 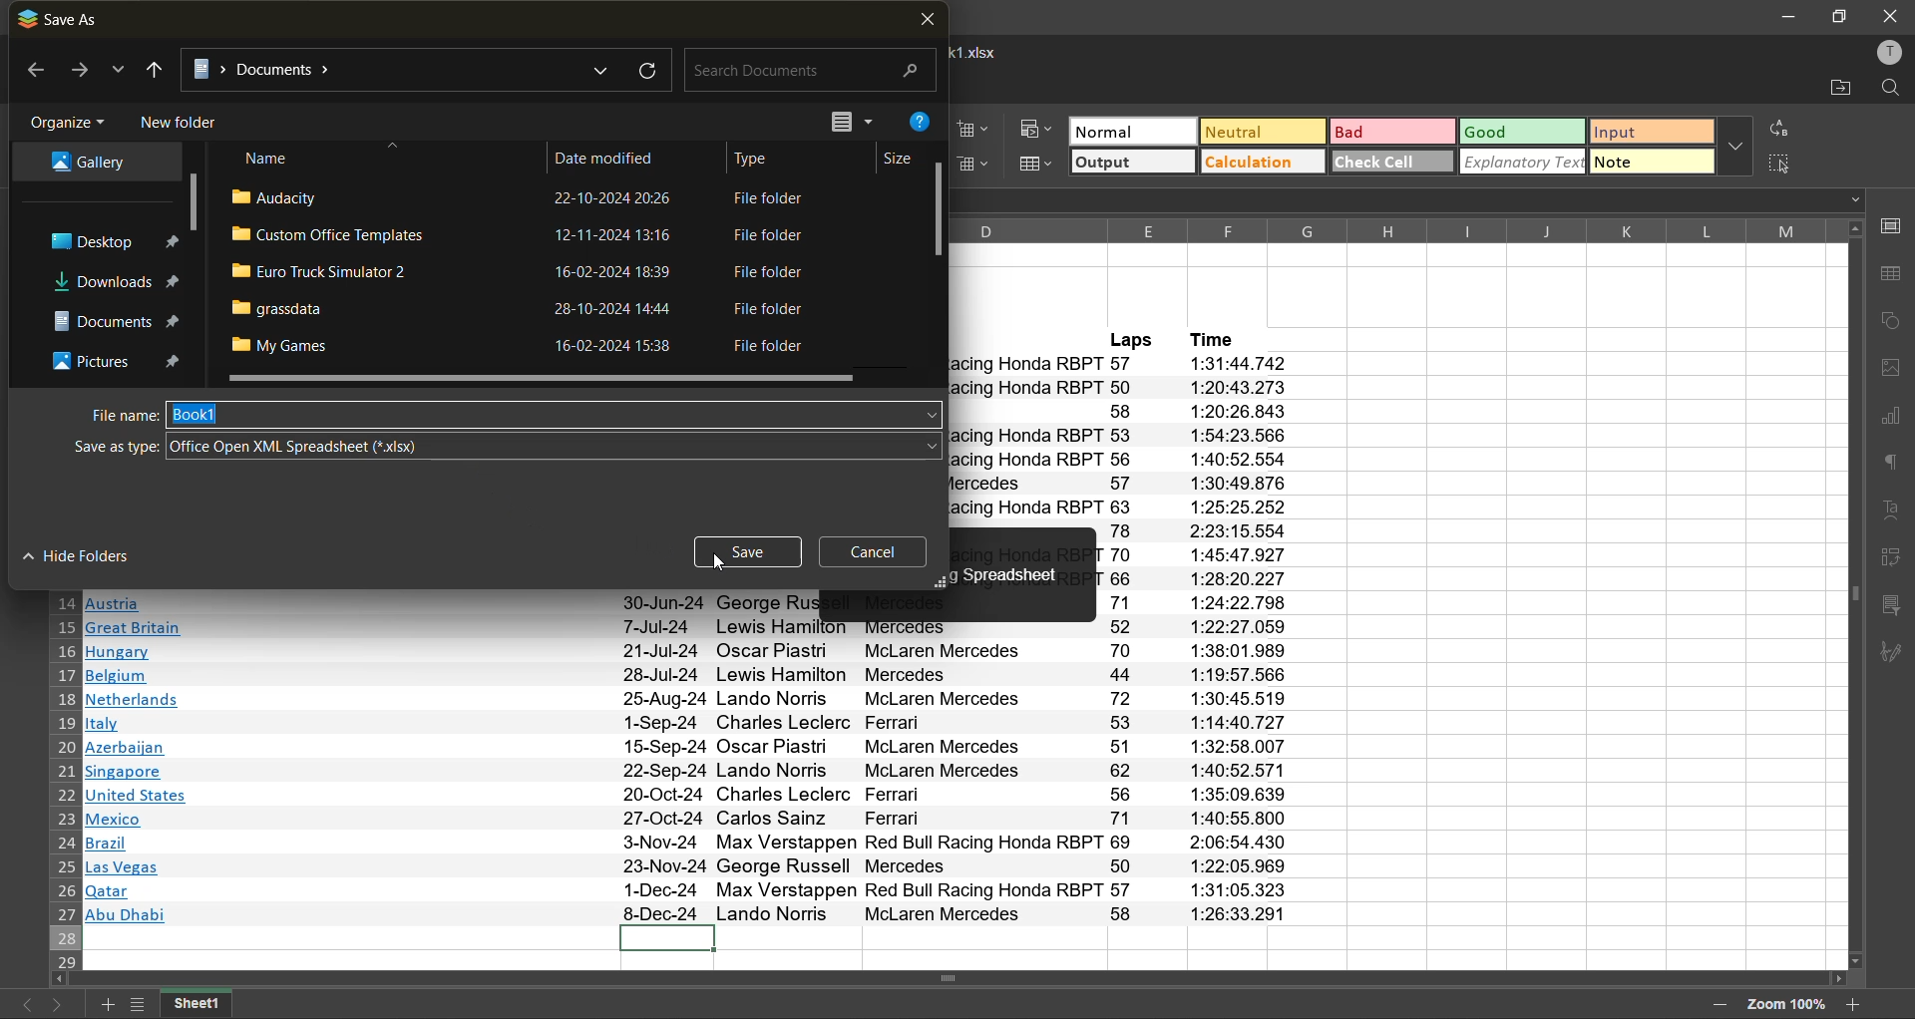 What do you see at coordinates (1853, 962) in the screenshot?
I see `move down` at bounding box center [1853, 962].